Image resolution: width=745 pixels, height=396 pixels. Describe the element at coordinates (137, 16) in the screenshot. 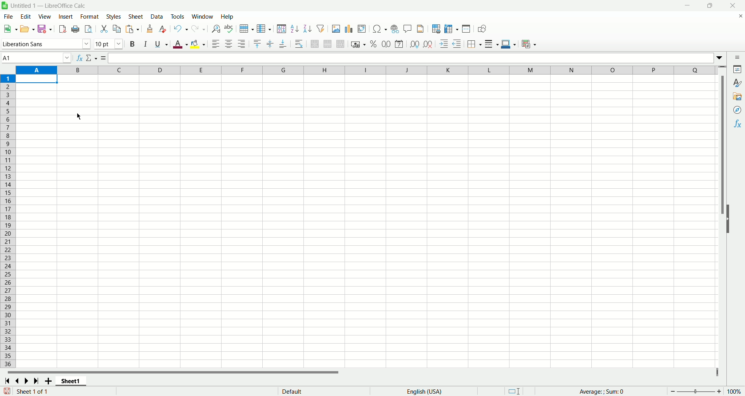

I see `sheet` at that location.